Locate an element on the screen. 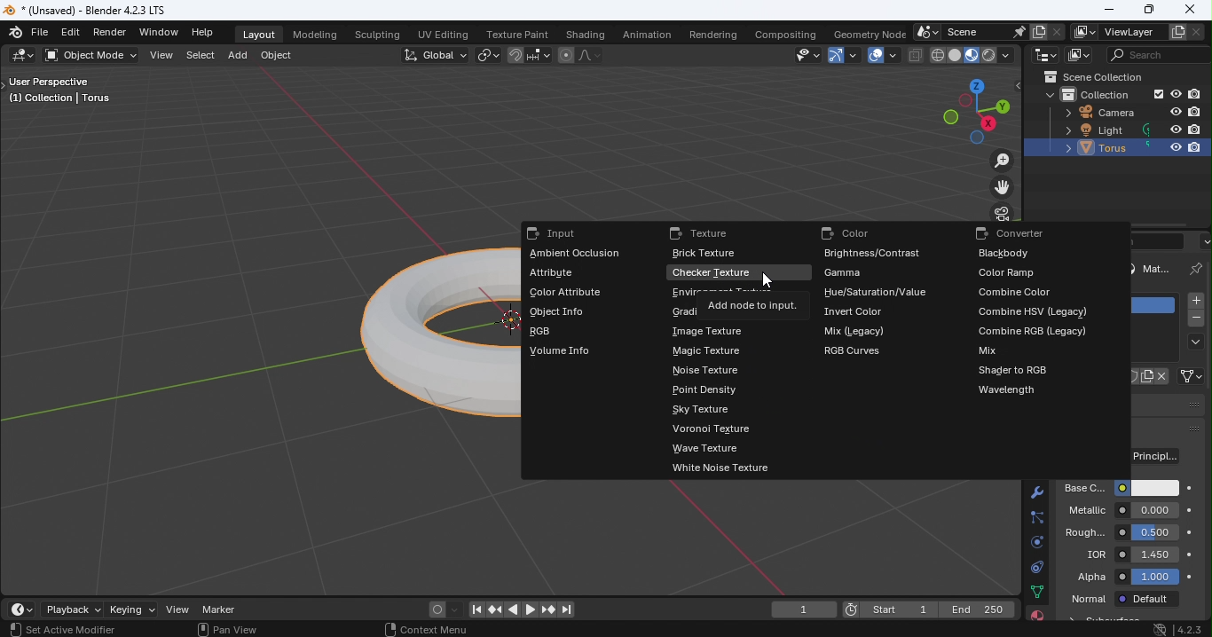 This screenshot has height=637, width=1212. Texture paint is located at coordinates (518, 33).